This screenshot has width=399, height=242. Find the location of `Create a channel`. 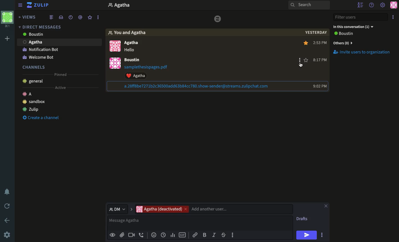

Create a channel is located at coordinates (40, 118).